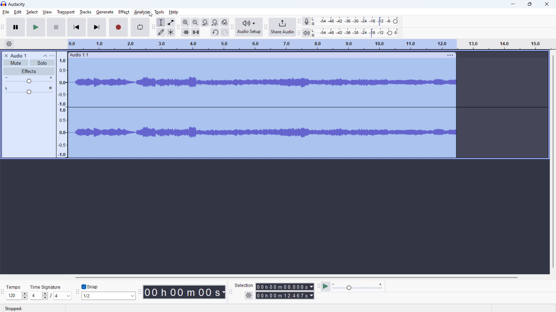 This screenshot has width=556, height=312. Describe the element at coordinates (161, 32) in the screenshot. I see `draw tool` at that location.